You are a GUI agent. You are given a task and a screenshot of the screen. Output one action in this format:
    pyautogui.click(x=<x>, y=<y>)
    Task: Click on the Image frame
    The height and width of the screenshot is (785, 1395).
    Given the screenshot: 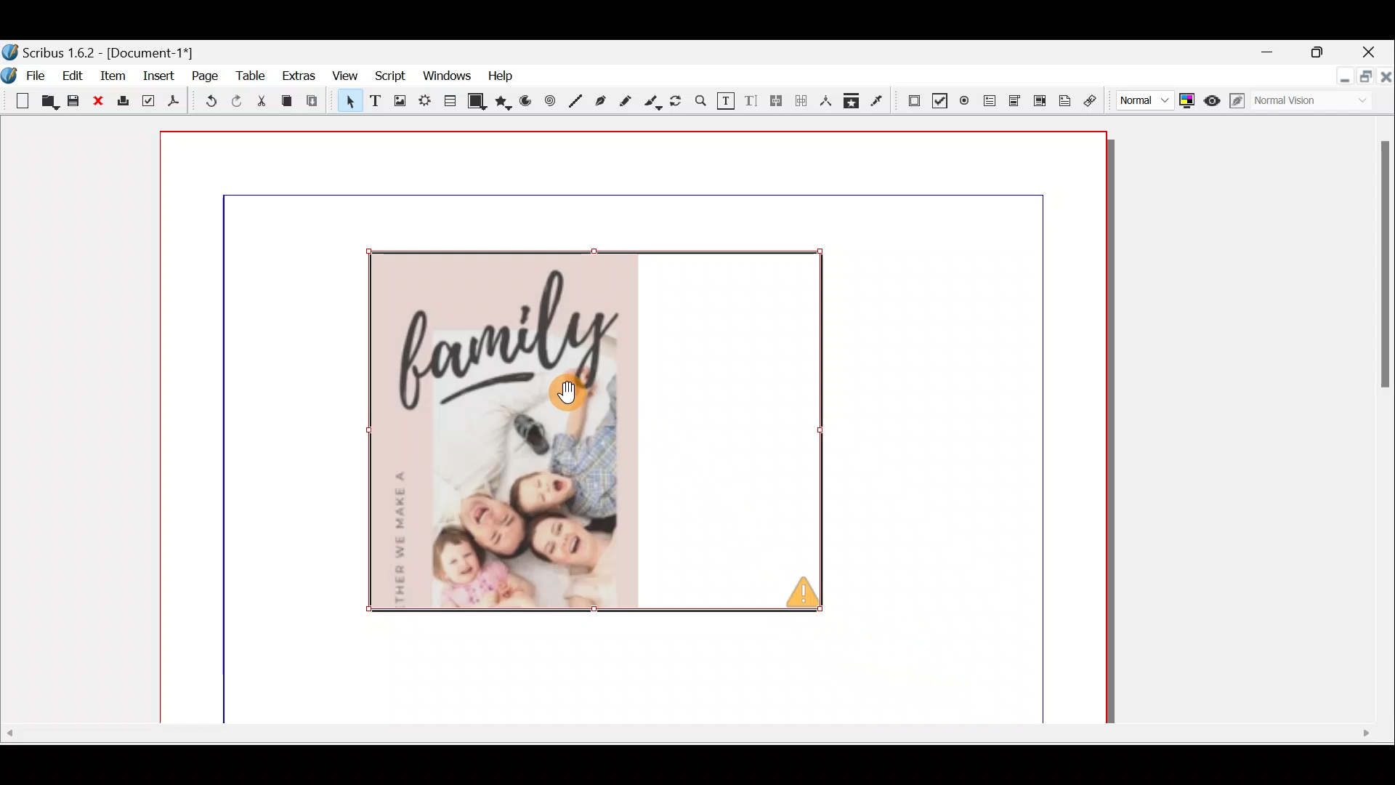 What is the action you would take?
    pyautogui.click(x=396, y=101)
    